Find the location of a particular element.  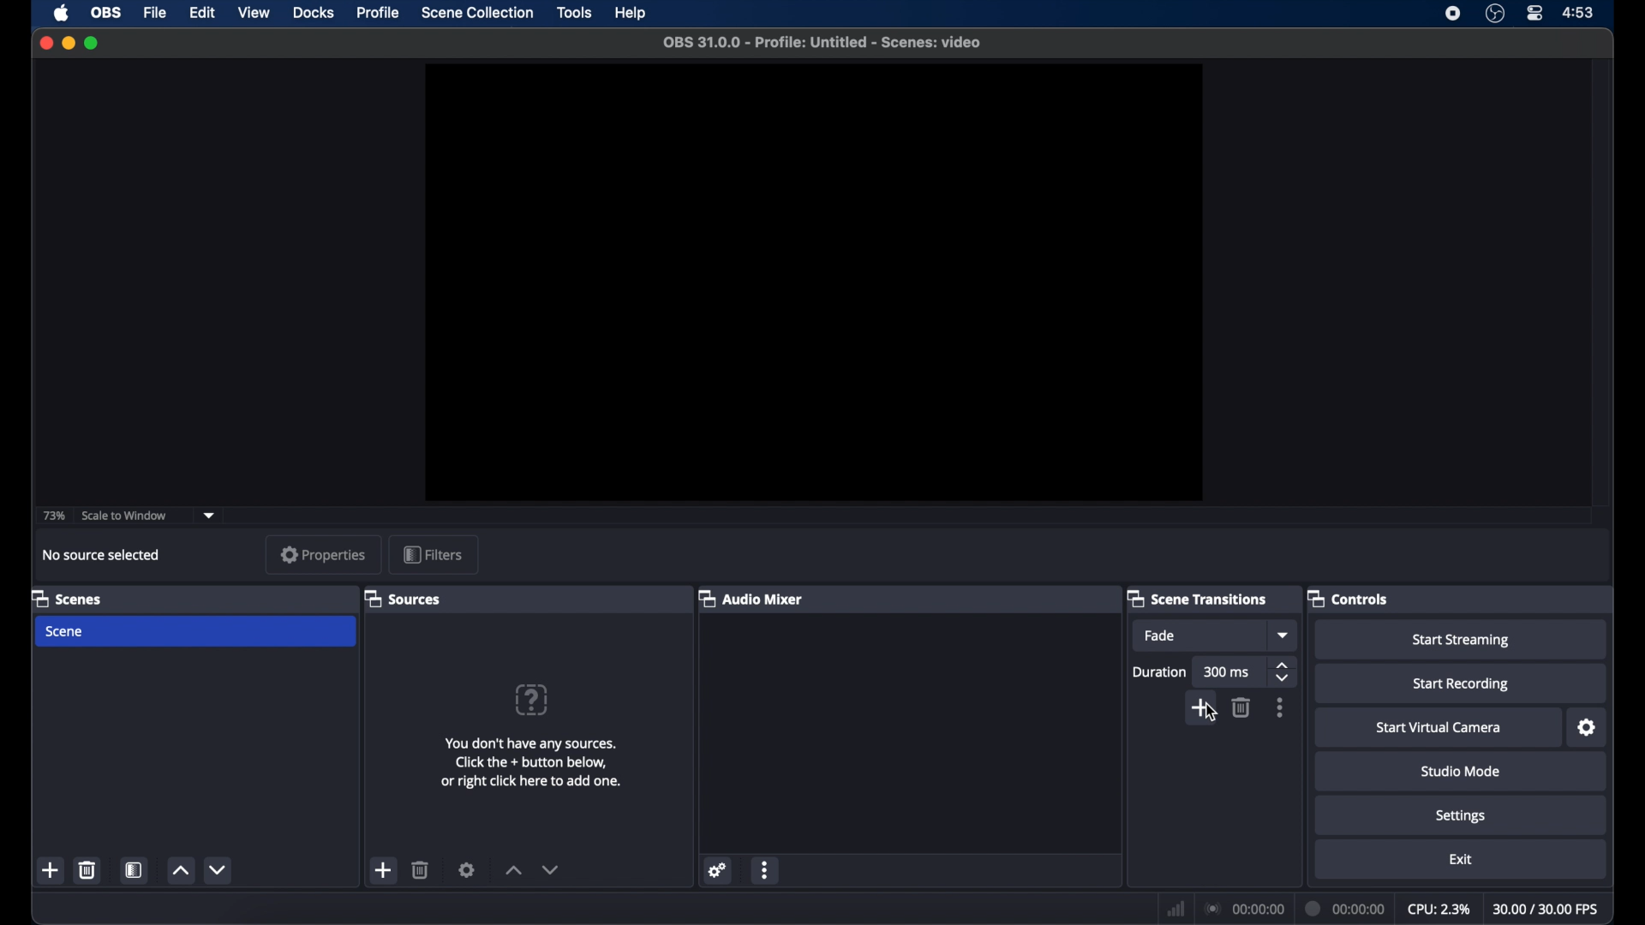

maximize is located at coordinates (93, 42).